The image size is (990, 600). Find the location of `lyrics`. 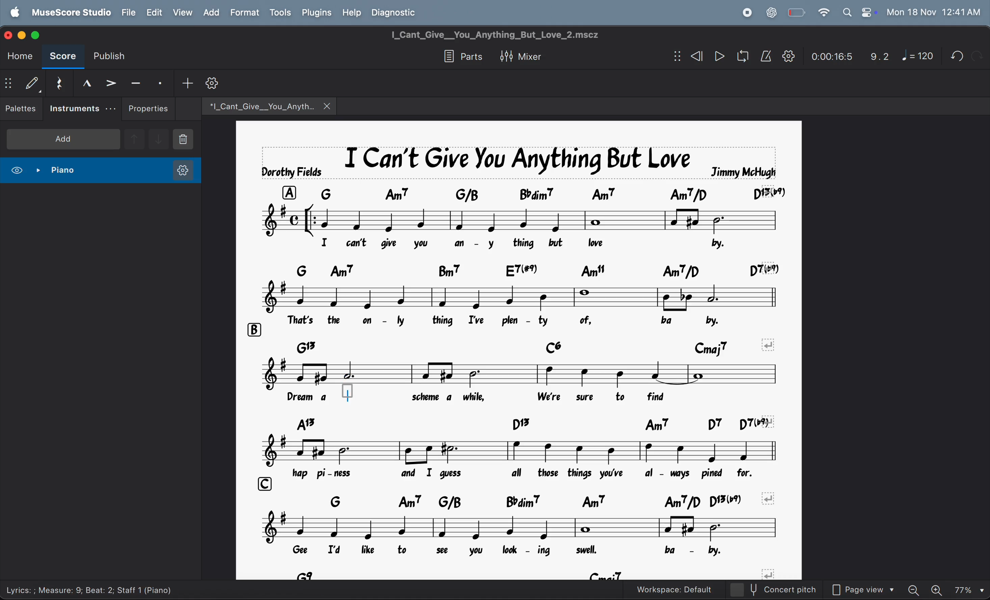

lyrics is located at coordinates (535, 551).